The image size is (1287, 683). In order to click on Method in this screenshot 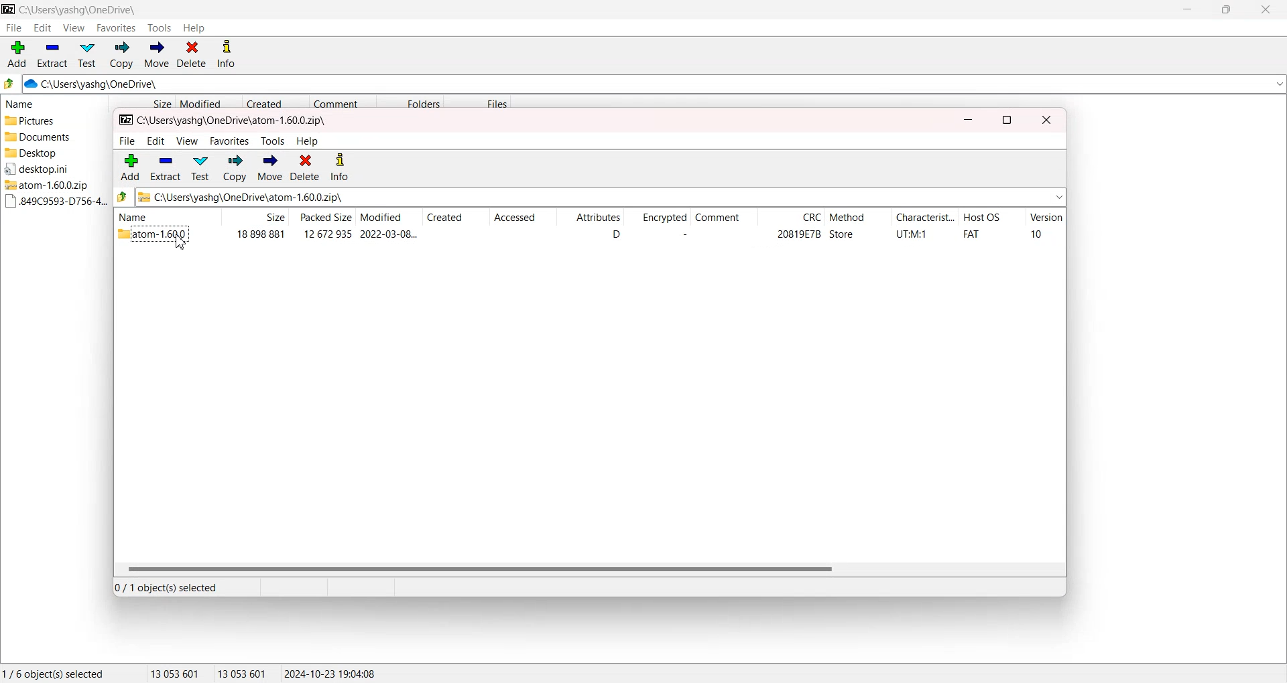, I will do `click(857, 218)`.